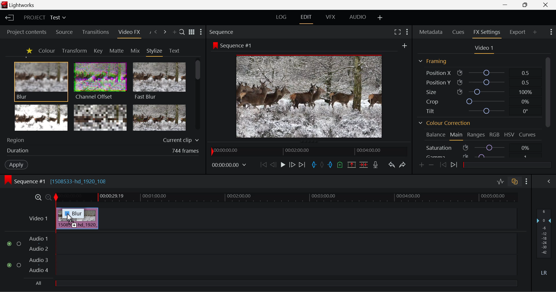 This screenshot has height=292, width=556. Describe the element at coordinates (38, 197) in the screenshot. I see `Timeline Zoom In` at that location.